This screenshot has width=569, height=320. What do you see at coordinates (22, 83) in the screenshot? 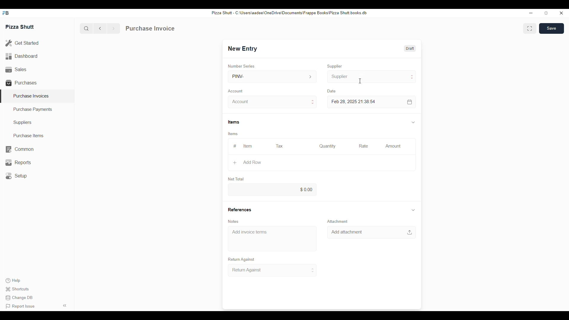
I see `Purchases` at bounding box center [22, 83].